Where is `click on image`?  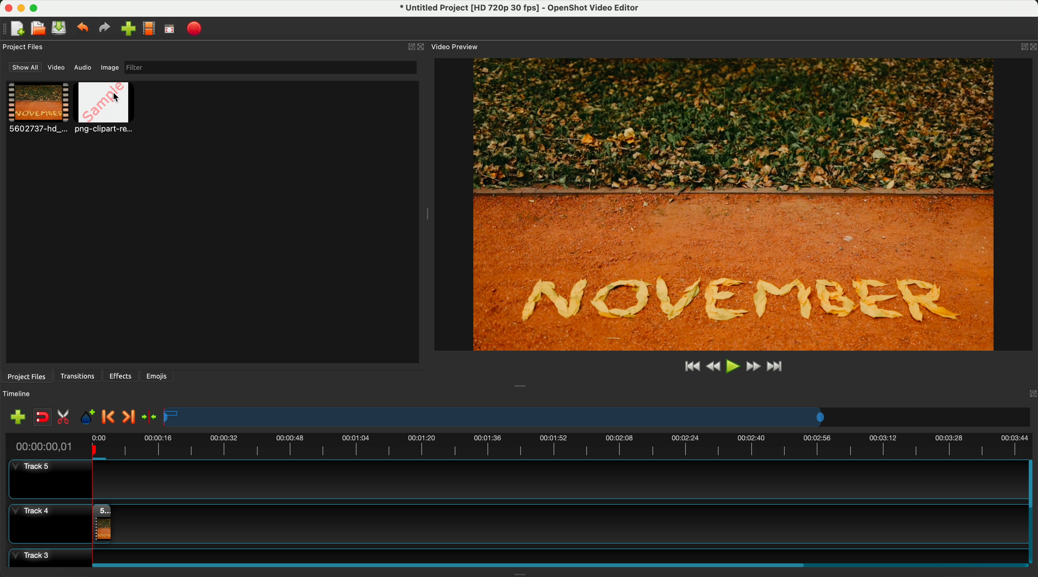 click on image is located at coordinates (106, 109).